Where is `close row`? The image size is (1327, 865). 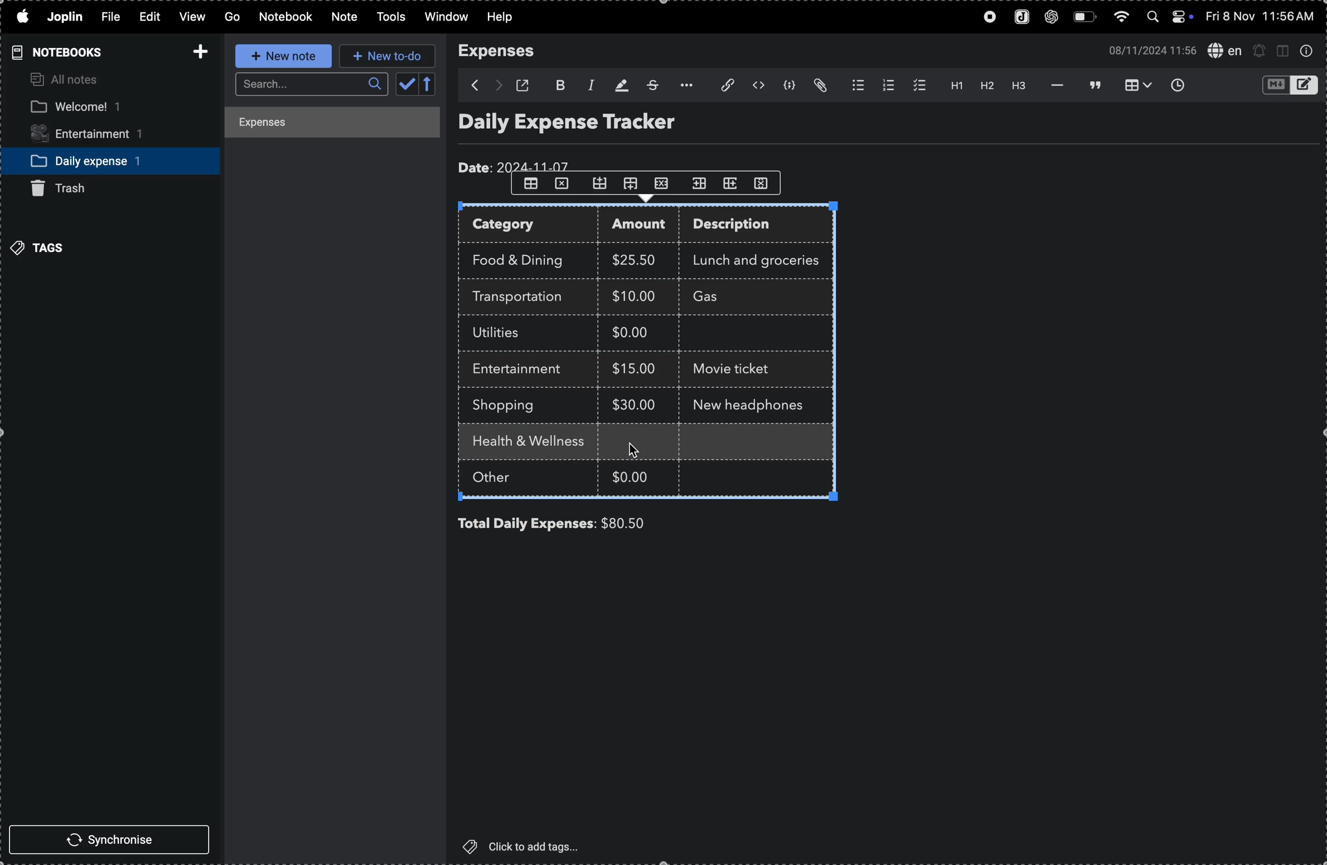 close row is located at coordinates (563, 186).